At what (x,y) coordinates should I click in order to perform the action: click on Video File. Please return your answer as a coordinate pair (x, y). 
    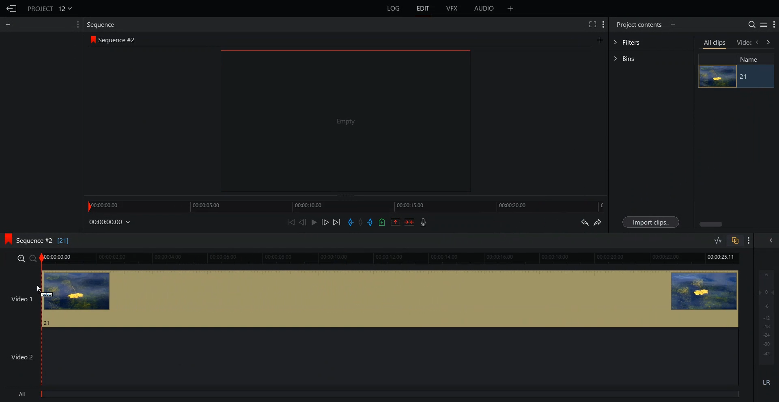
    Looking at the image, I should click on (717, 76).